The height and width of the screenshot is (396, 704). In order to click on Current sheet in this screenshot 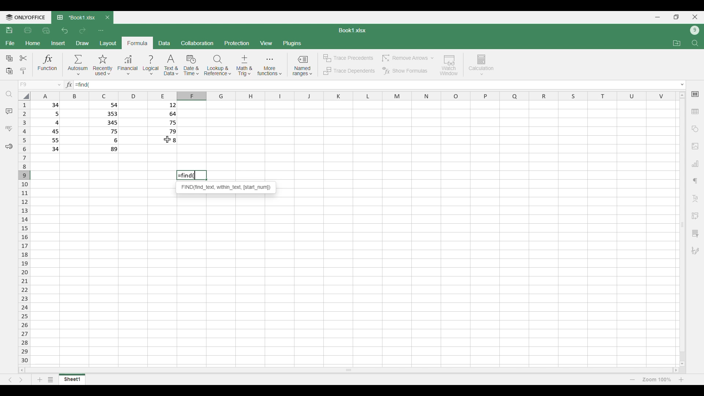, I will do `click(72, 379)`.